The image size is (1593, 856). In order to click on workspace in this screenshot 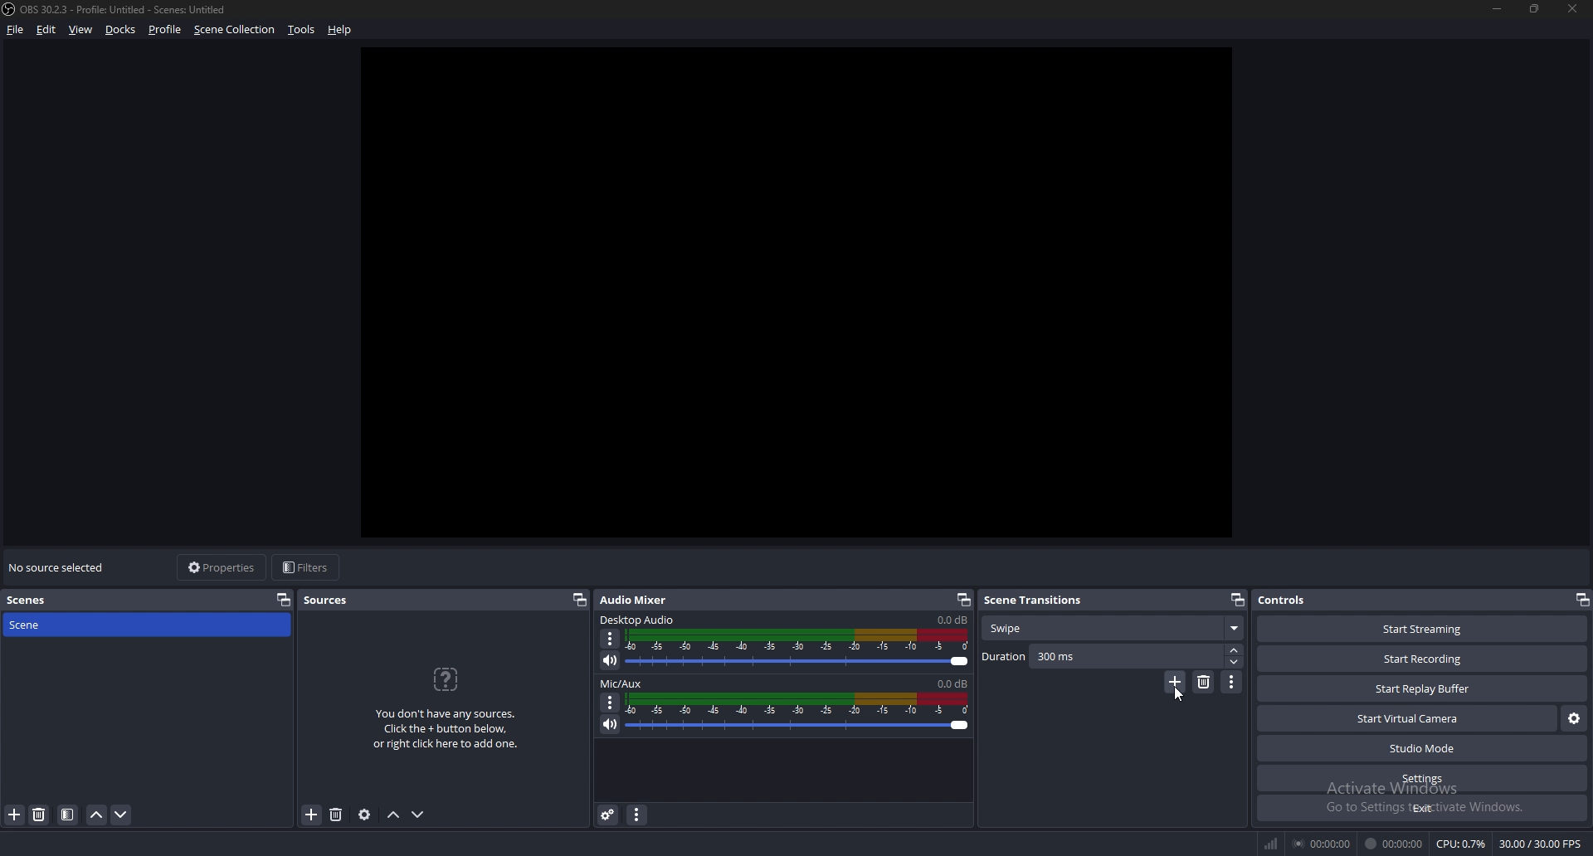, I will do `click(806, 289)`.